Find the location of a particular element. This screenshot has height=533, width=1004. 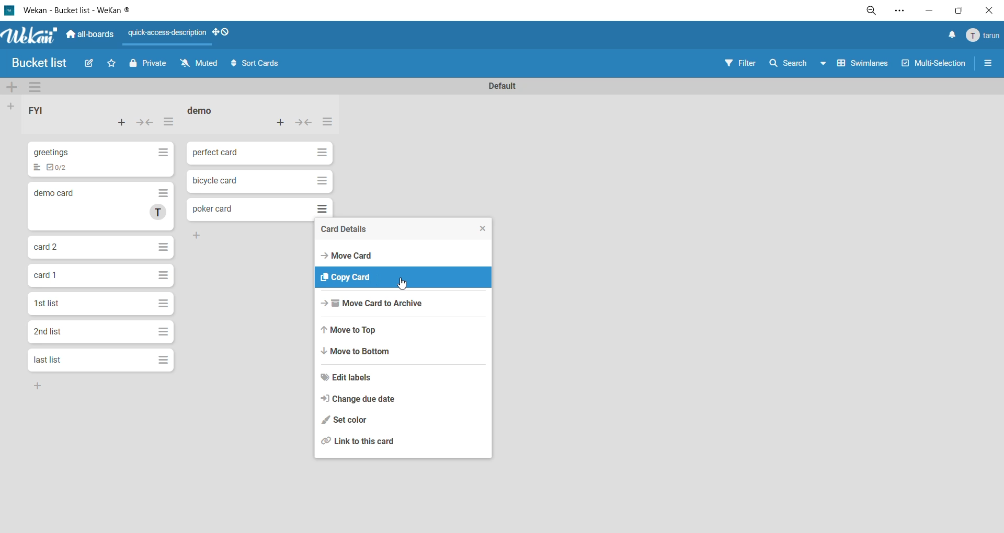

cursor is located at coordinates (404, 285).